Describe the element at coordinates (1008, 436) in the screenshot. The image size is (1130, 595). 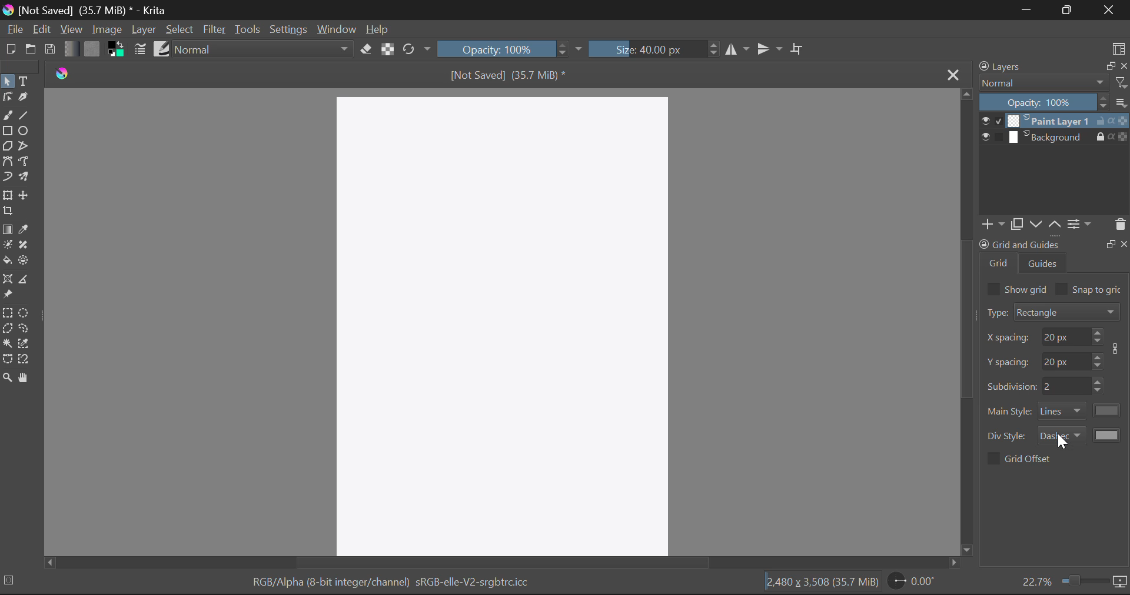
I see `div style` at that location.